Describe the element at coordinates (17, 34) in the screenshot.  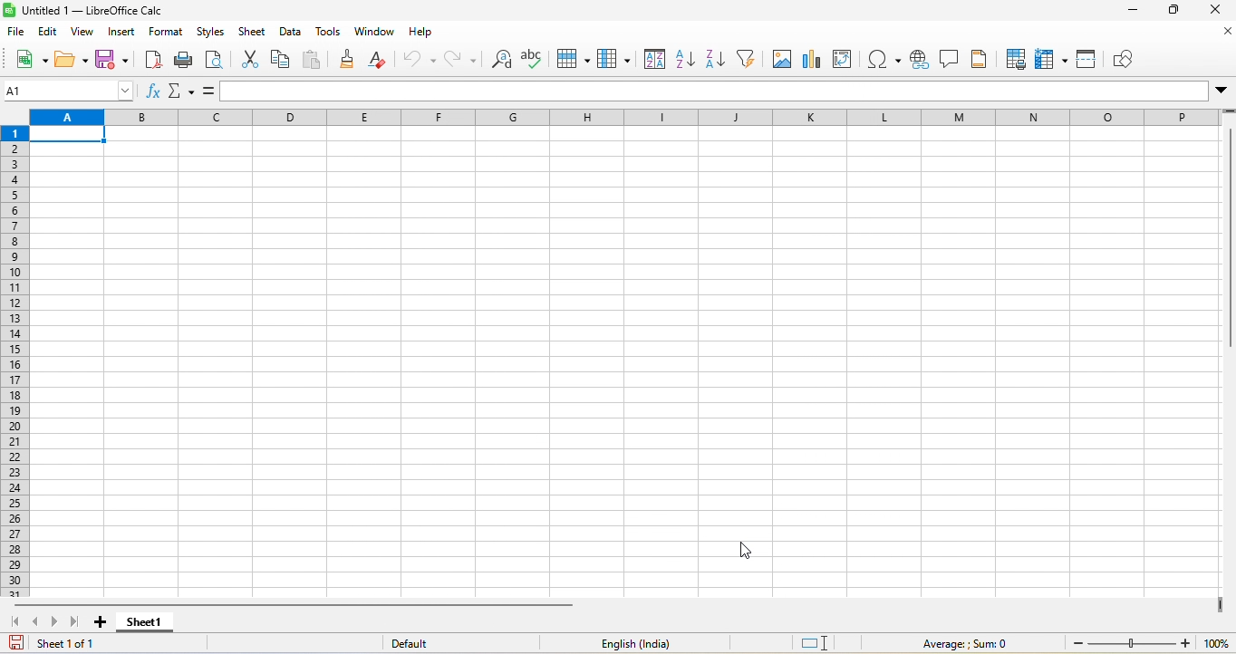
I see `file` at that location.